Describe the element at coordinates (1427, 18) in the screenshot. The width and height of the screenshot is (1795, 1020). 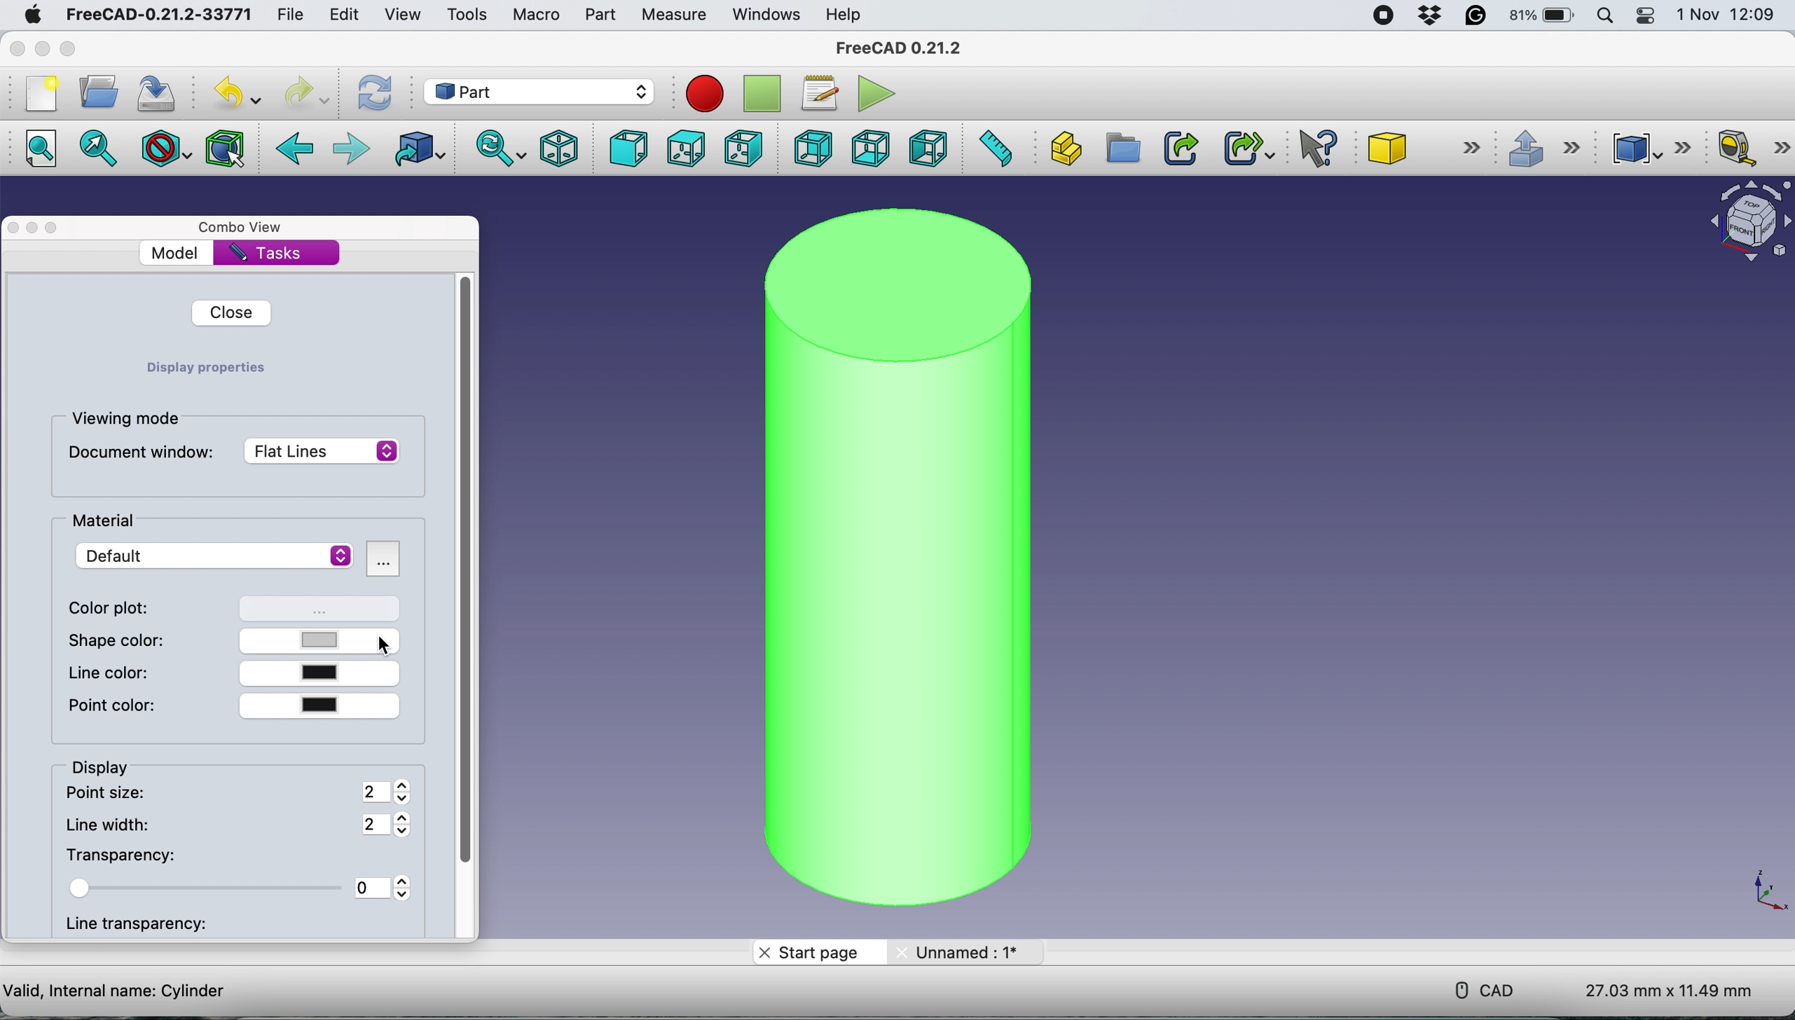
I see `dropbox` at that location.